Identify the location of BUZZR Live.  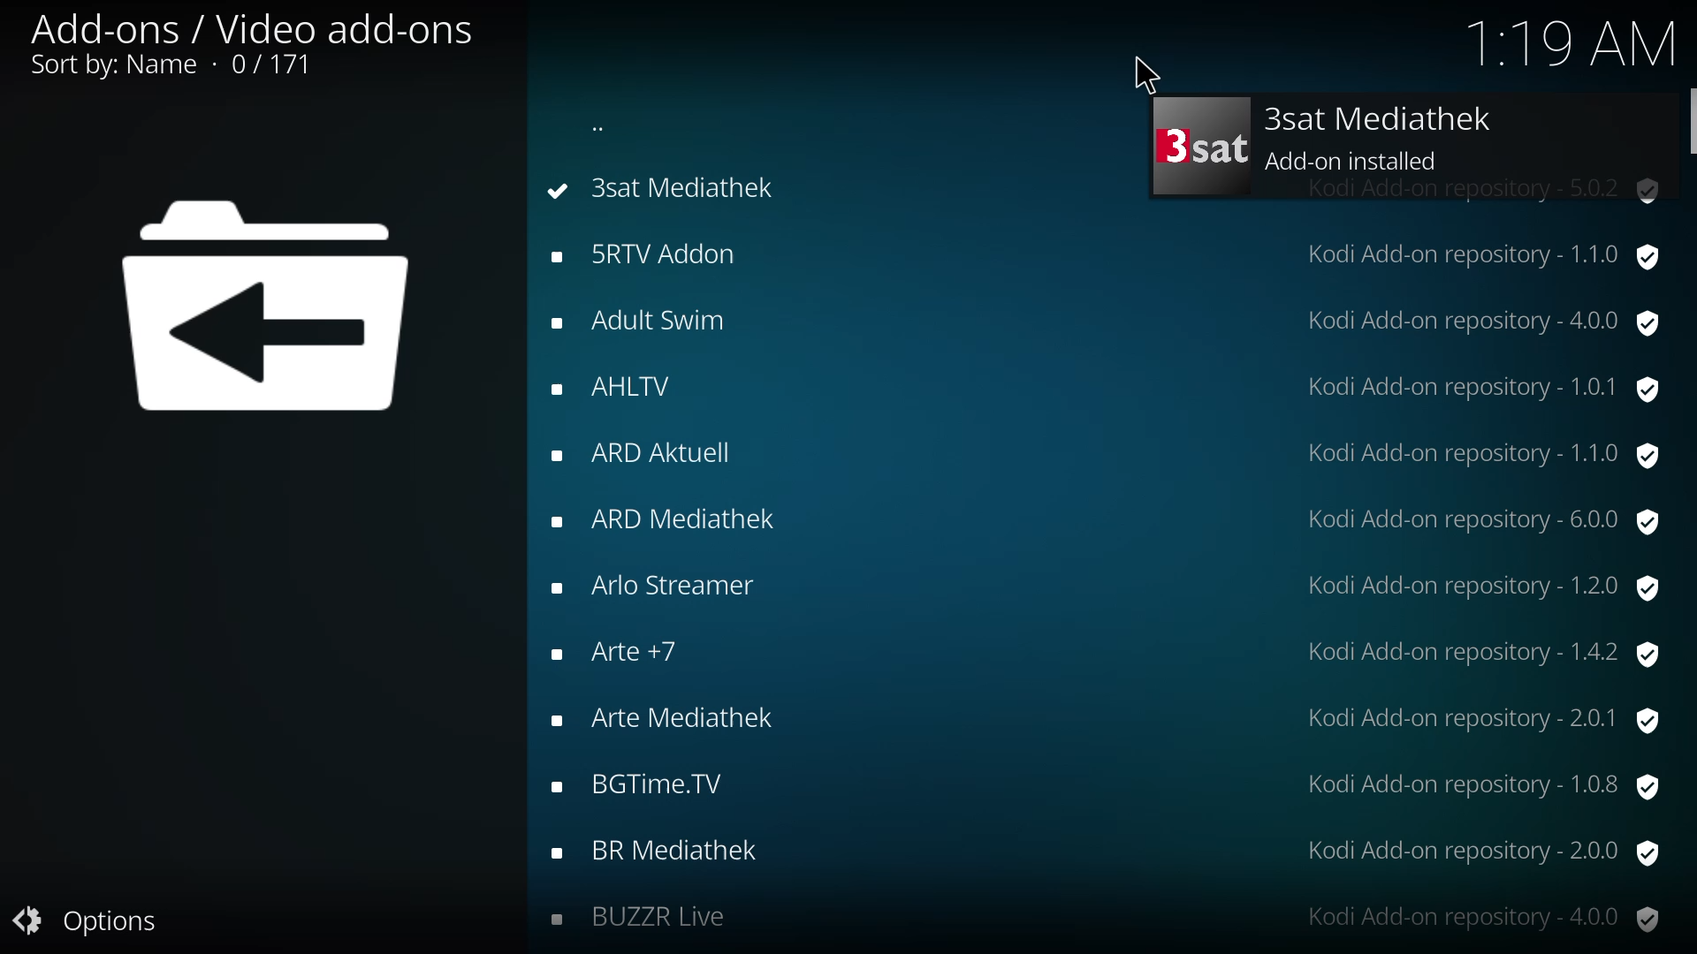
(657, 918).